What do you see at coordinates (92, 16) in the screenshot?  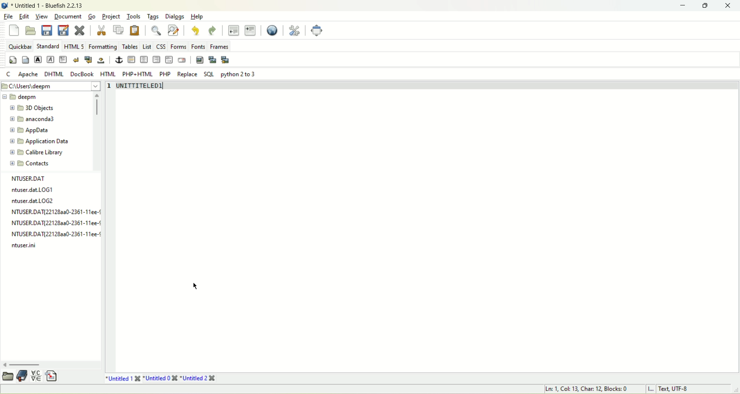 I see `go` at bounding box center [92, 16].